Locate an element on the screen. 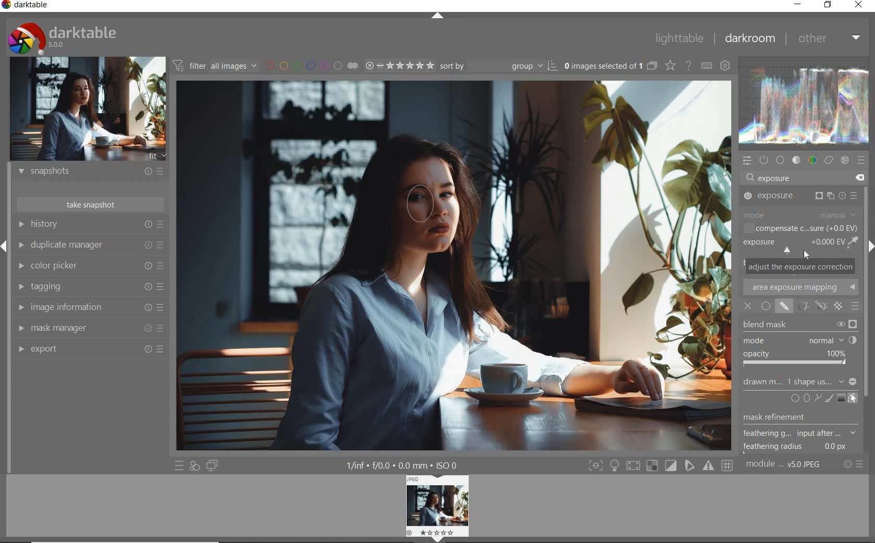  MODE is located at coordinates (801, 215).